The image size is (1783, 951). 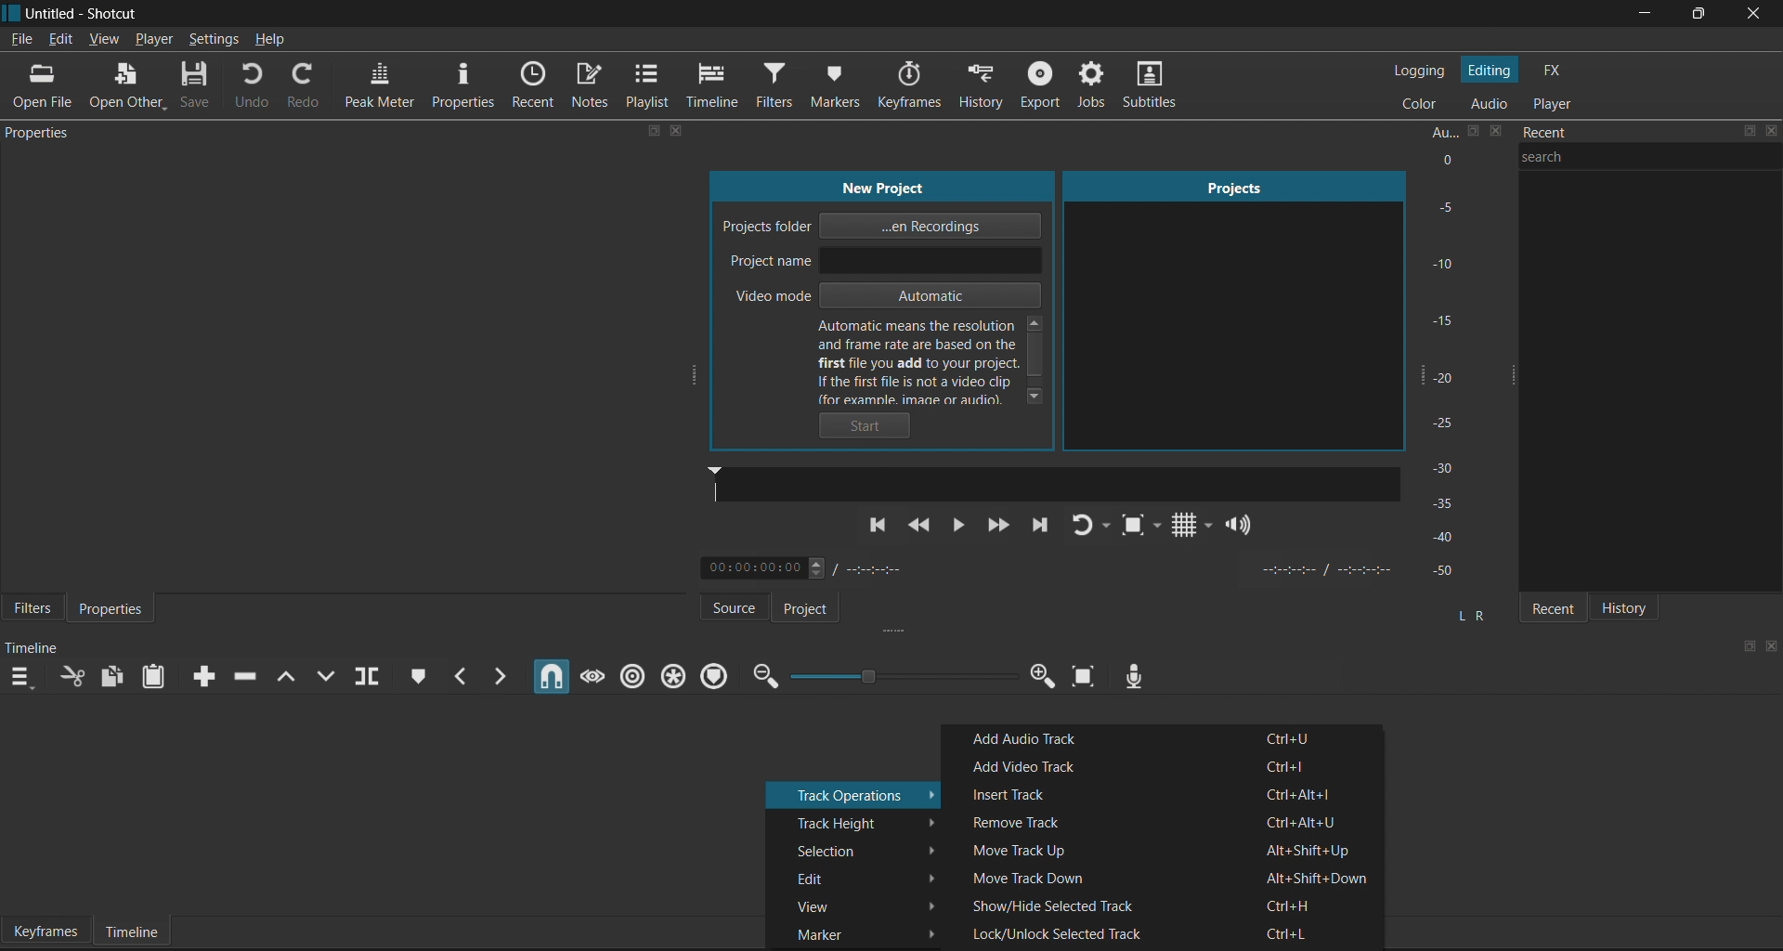 What do you see at coordinates (1159, 848) in the screenshot?
I see `Move Track Up` at bounding box center [1159, 848].